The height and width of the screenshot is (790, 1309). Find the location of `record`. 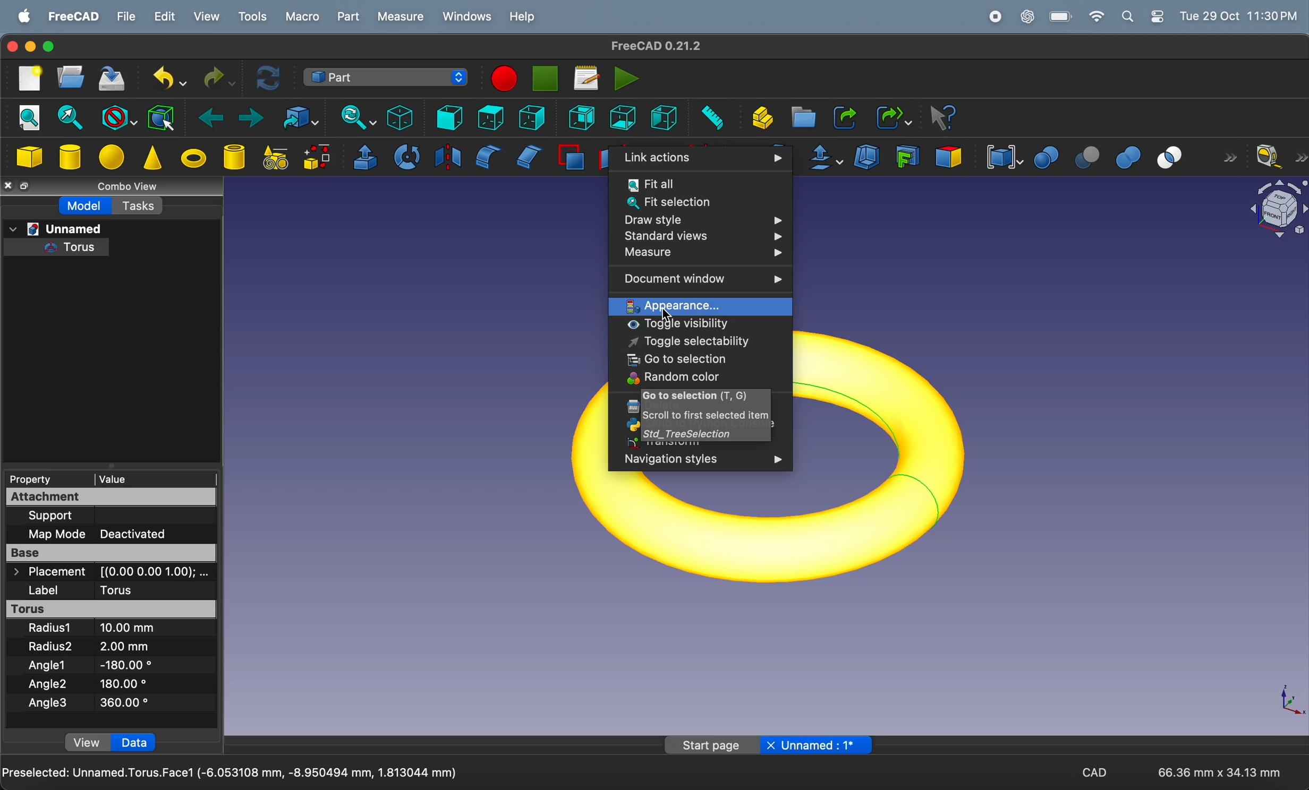

record is located at coordinates (996, 15).